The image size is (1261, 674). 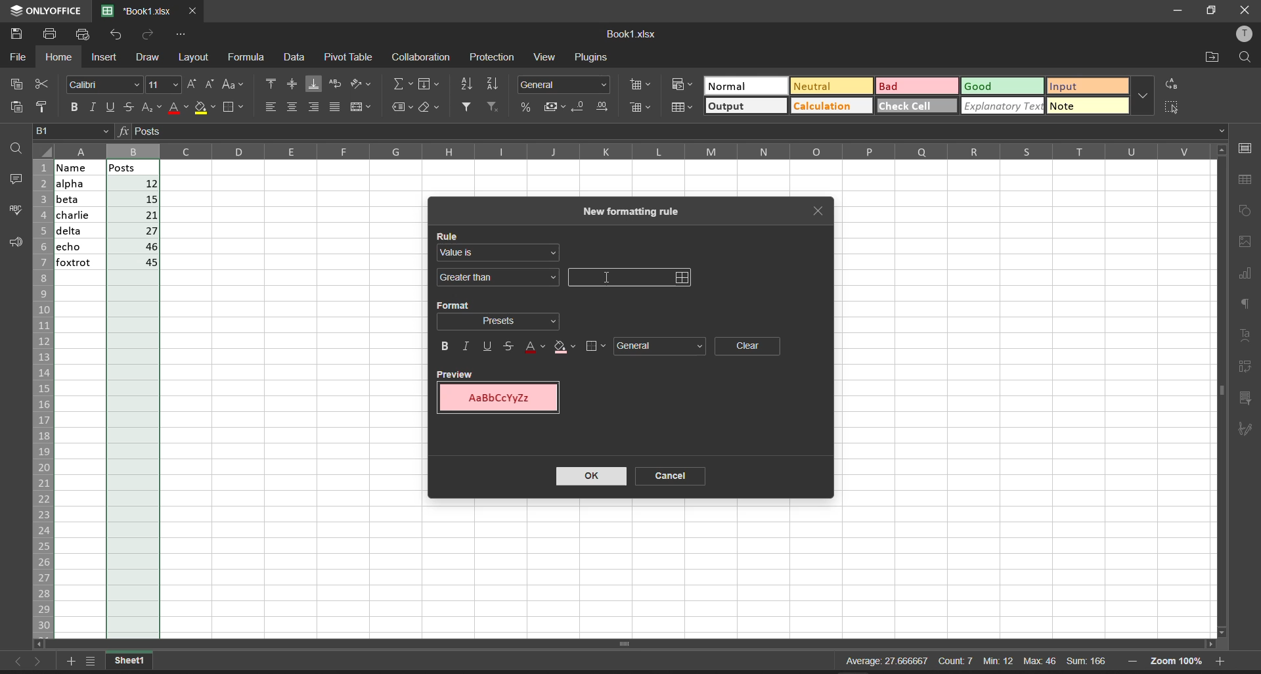 I want to click on user profile, so click(x=1246, y=35).